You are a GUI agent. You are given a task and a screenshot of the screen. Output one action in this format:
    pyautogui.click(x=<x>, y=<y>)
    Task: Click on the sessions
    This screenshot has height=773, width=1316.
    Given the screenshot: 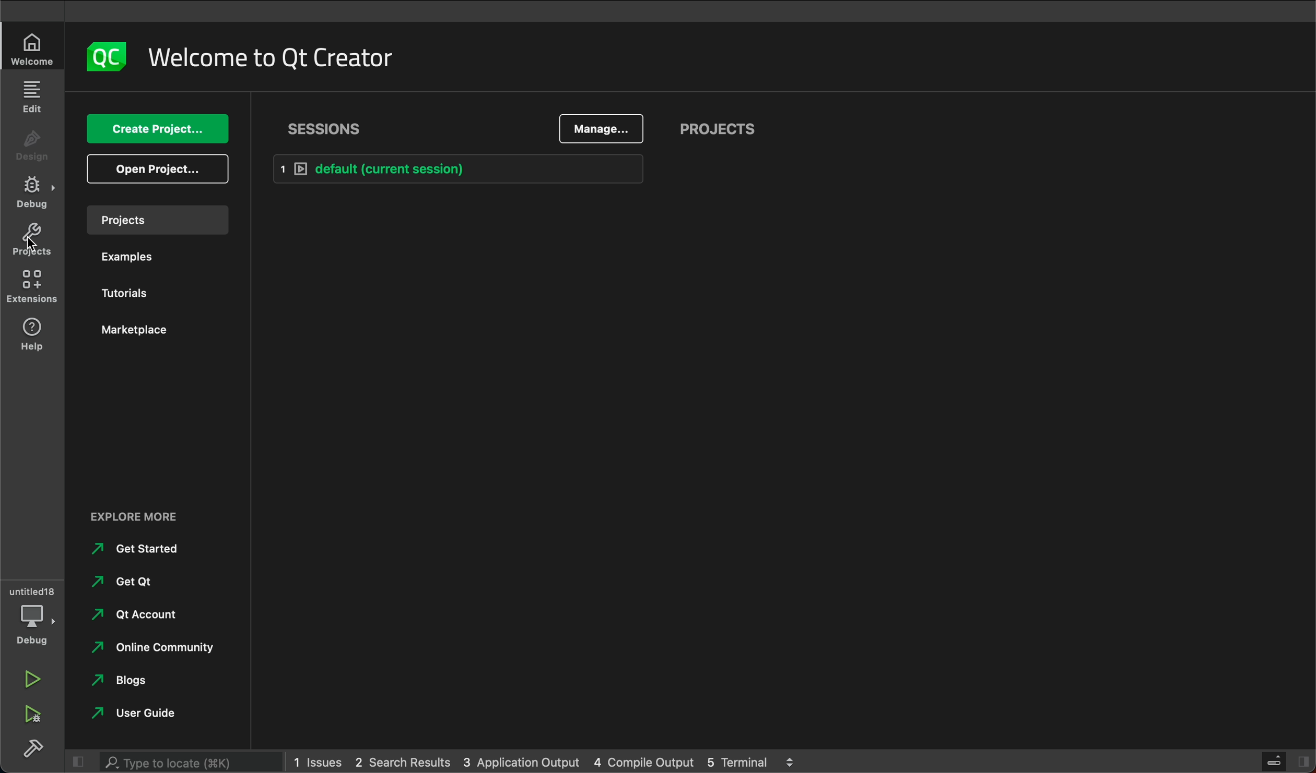 What is the action you would take?
    pyautogui.click(x=340, y=128)
    